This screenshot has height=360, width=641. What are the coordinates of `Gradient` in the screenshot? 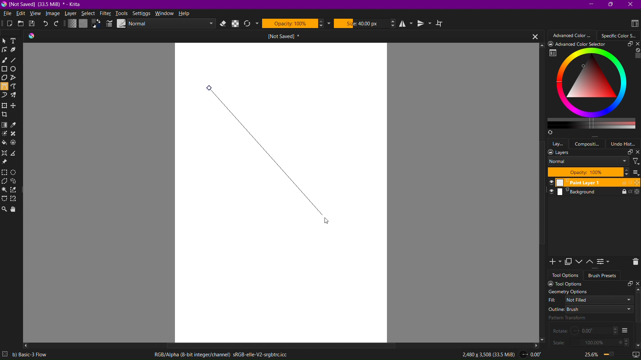 It's located at (5, 125).